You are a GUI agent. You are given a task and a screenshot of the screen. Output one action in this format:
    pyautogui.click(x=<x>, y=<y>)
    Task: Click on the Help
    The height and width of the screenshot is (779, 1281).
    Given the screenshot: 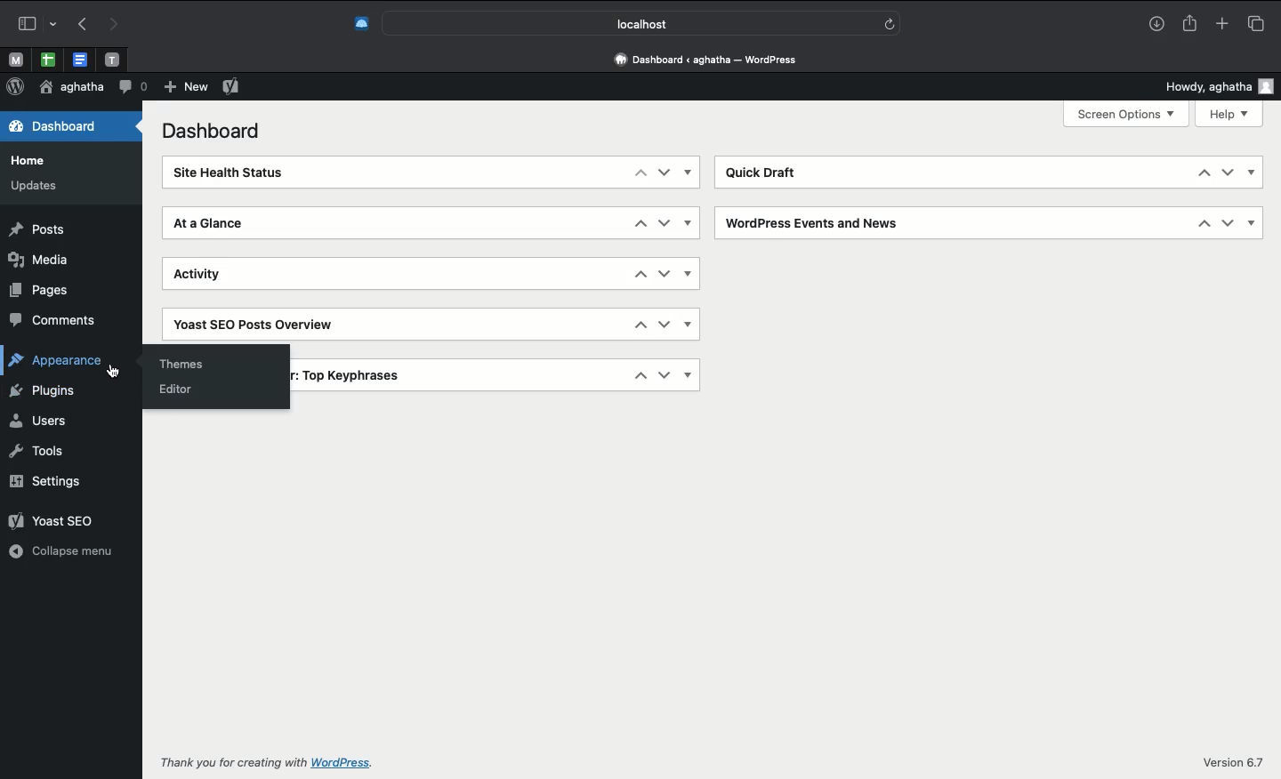 What is the action you would take?
    pyautogui.click(x=1231, y=114)
    